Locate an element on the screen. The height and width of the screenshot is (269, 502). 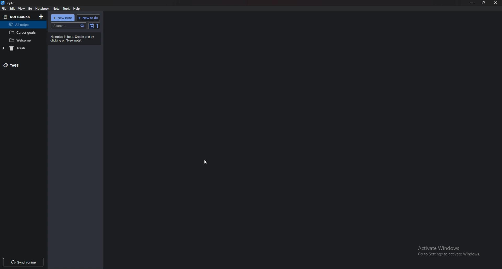
notebook is located at coordinates (43, 8).